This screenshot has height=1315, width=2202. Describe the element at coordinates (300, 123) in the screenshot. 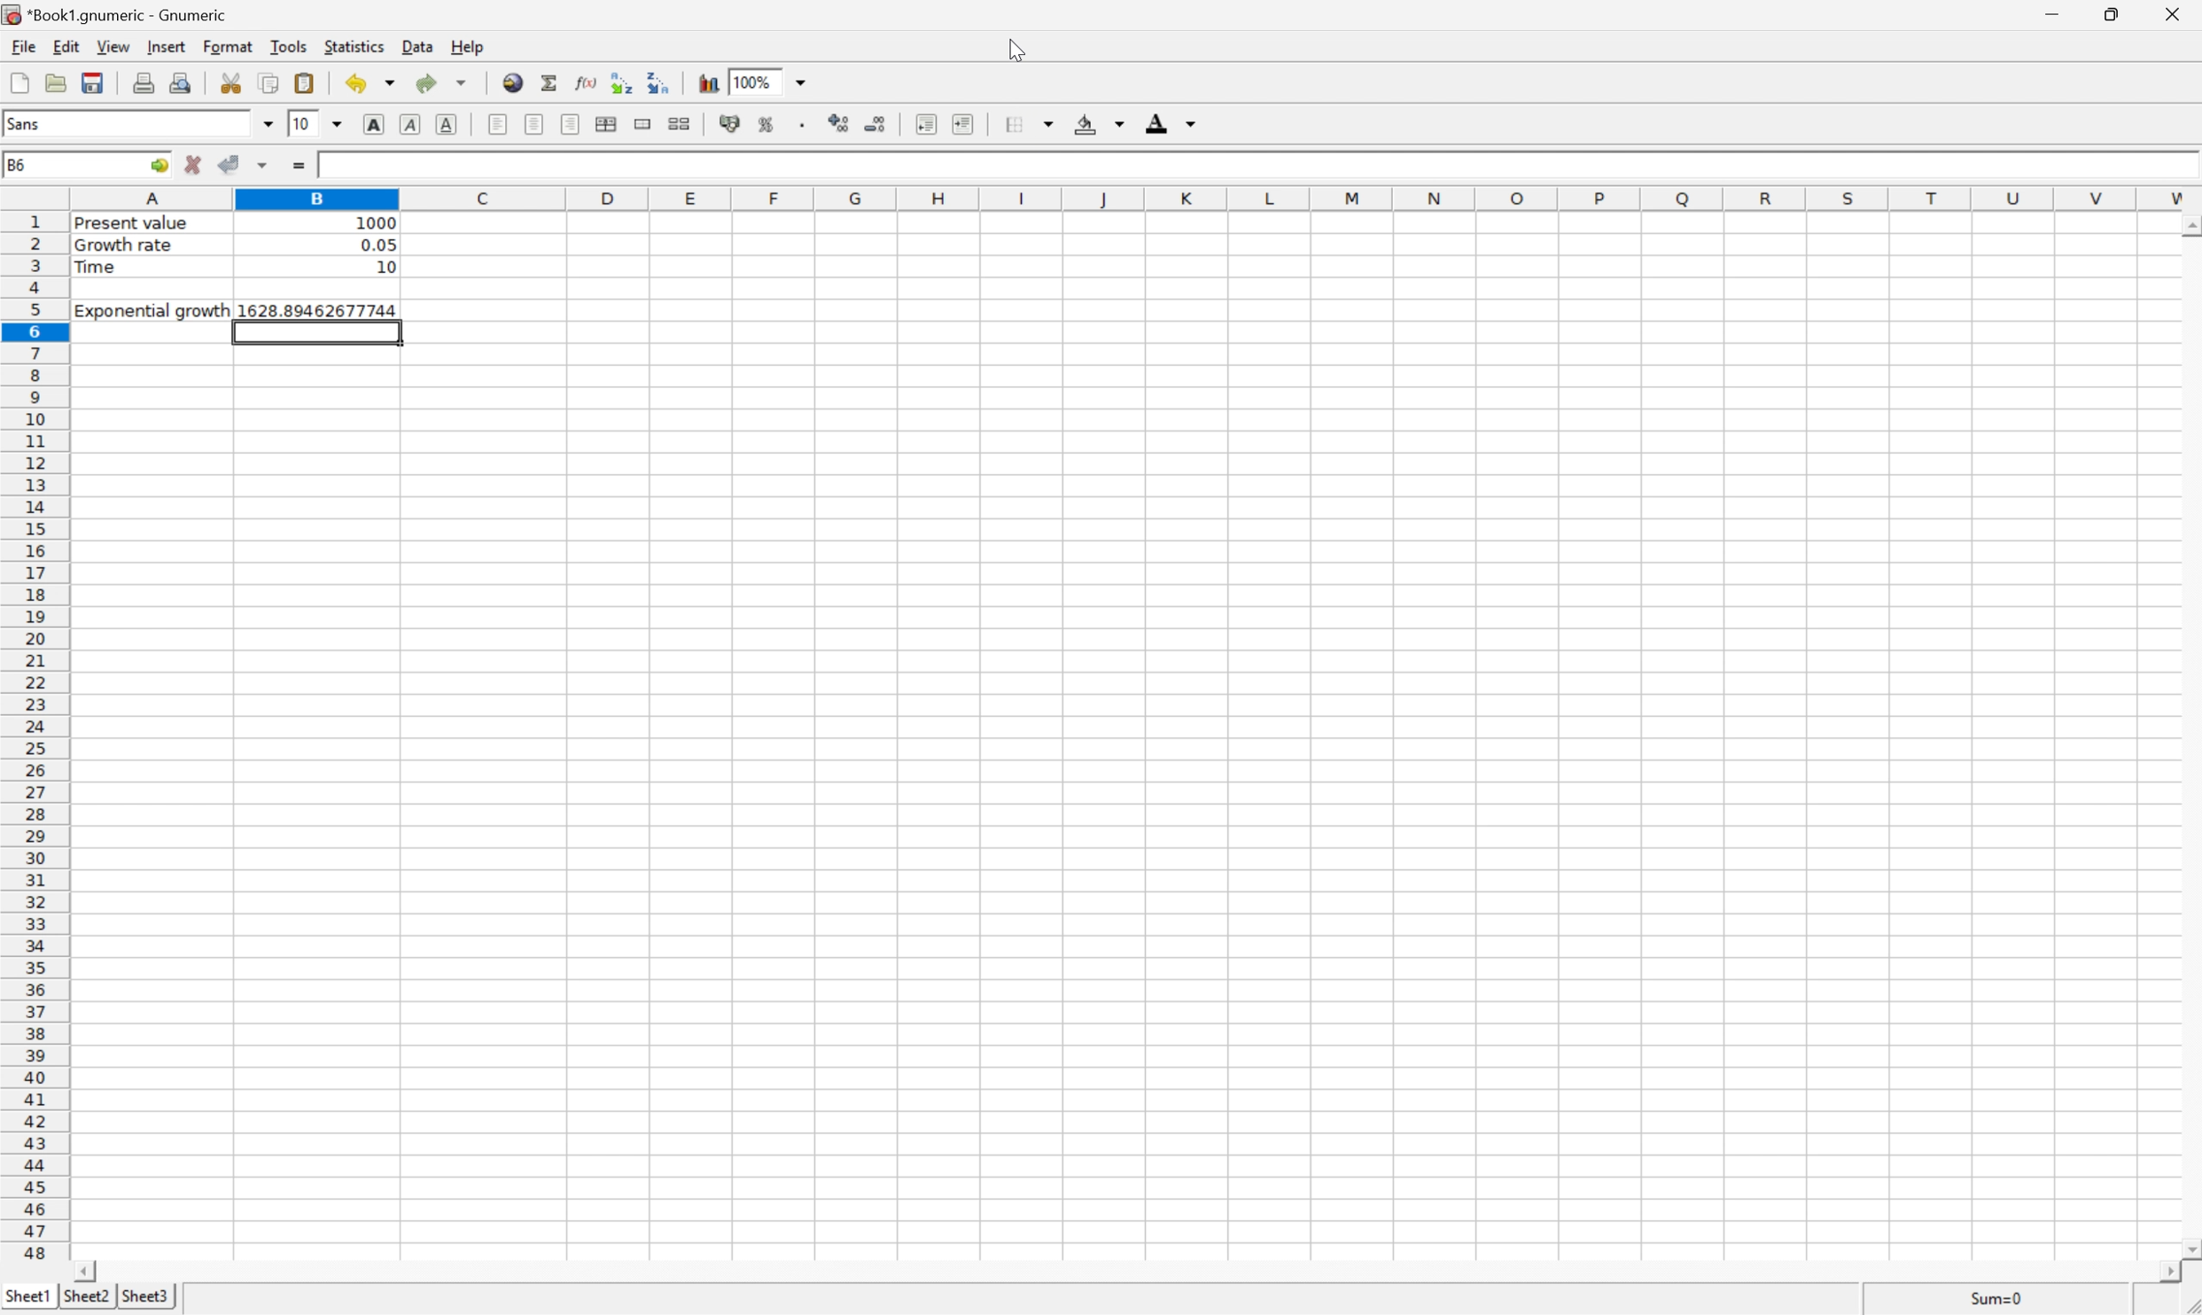

I see `10` at that location.